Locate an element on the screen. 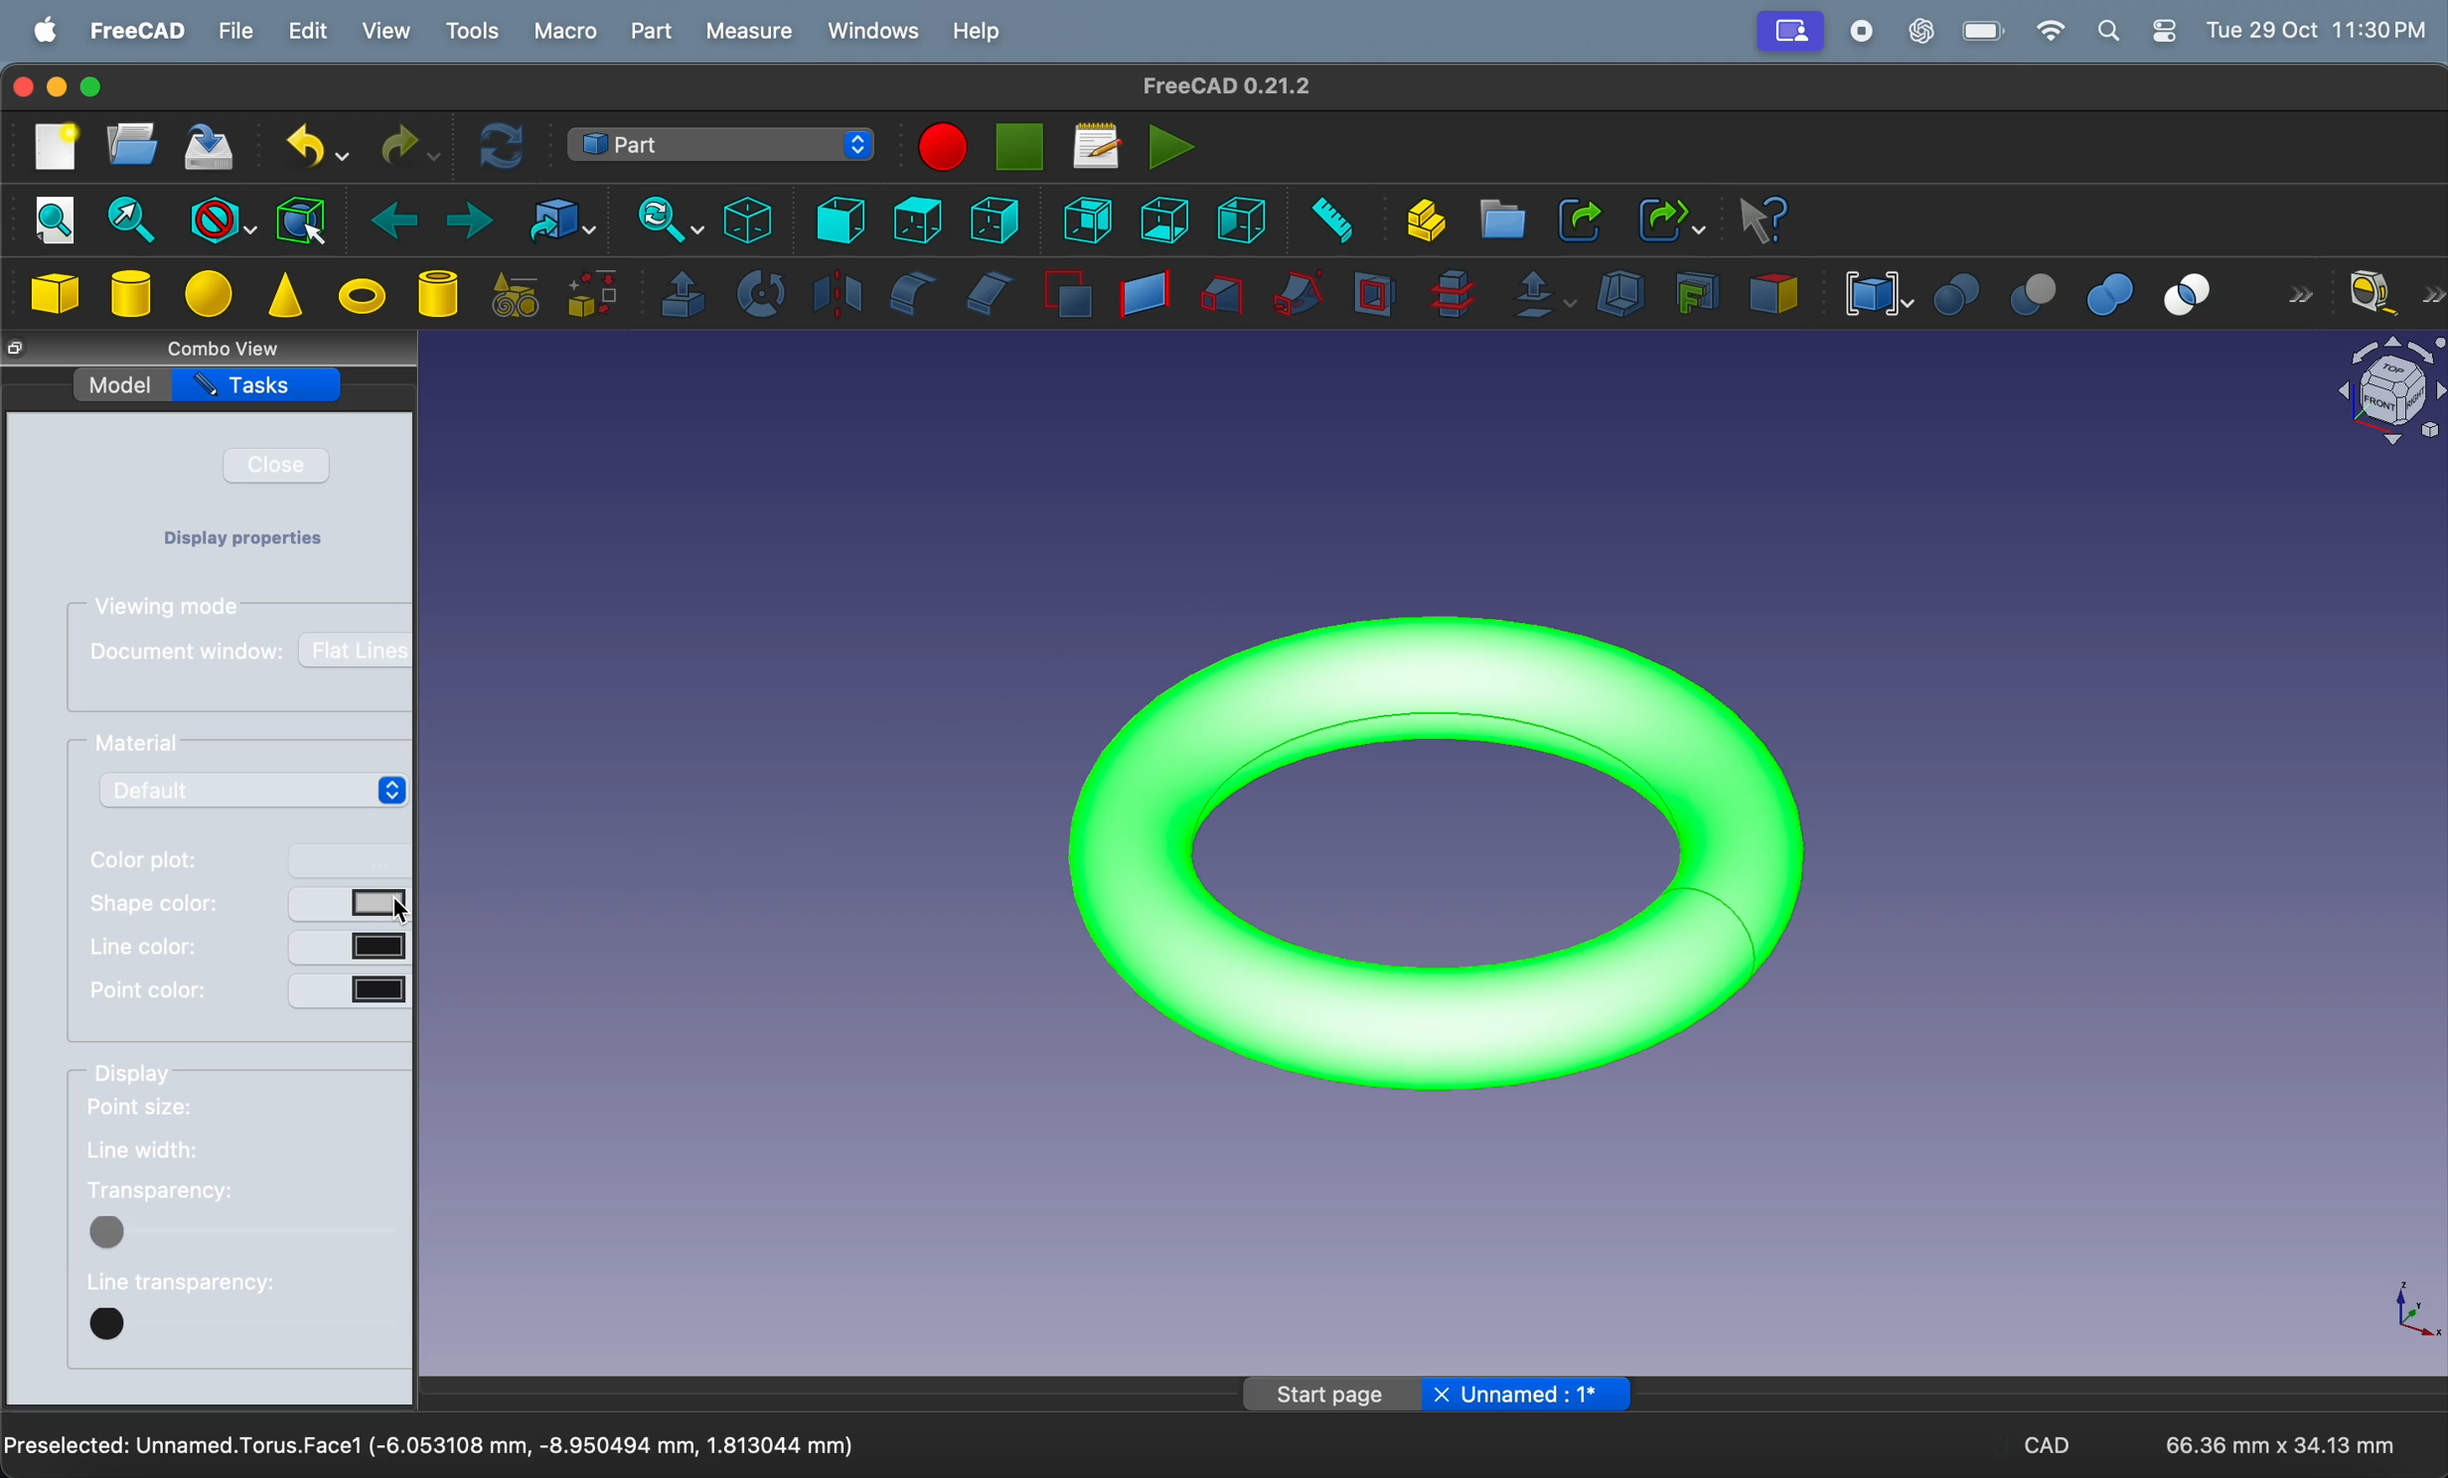  execute marcos is located at coordinates (1172, 145).